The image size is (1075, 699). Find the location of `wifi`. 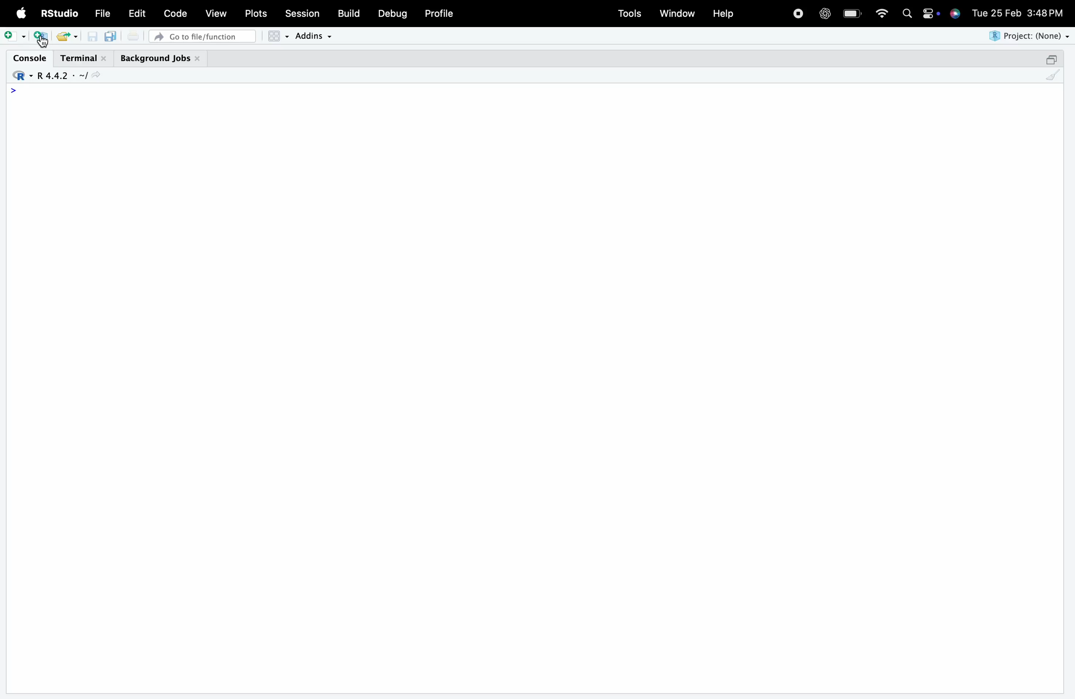

wifi is located at coordinates (882, 12).